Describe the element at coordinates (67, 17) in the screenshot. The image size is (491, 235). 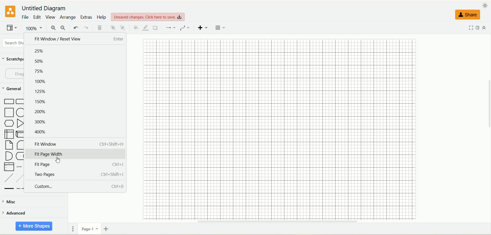
I see `arrange` at that location.